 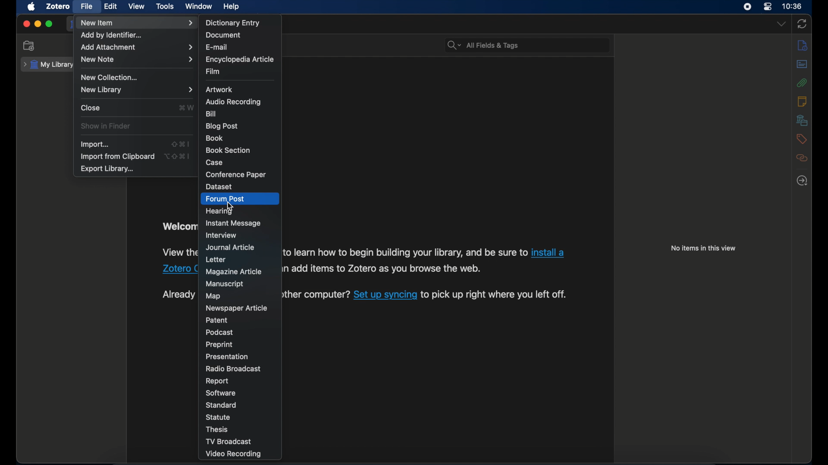 What do you see at coordinates (802, 121) in the screenshot?
I see `libraries` at bounding box center [802, 121].